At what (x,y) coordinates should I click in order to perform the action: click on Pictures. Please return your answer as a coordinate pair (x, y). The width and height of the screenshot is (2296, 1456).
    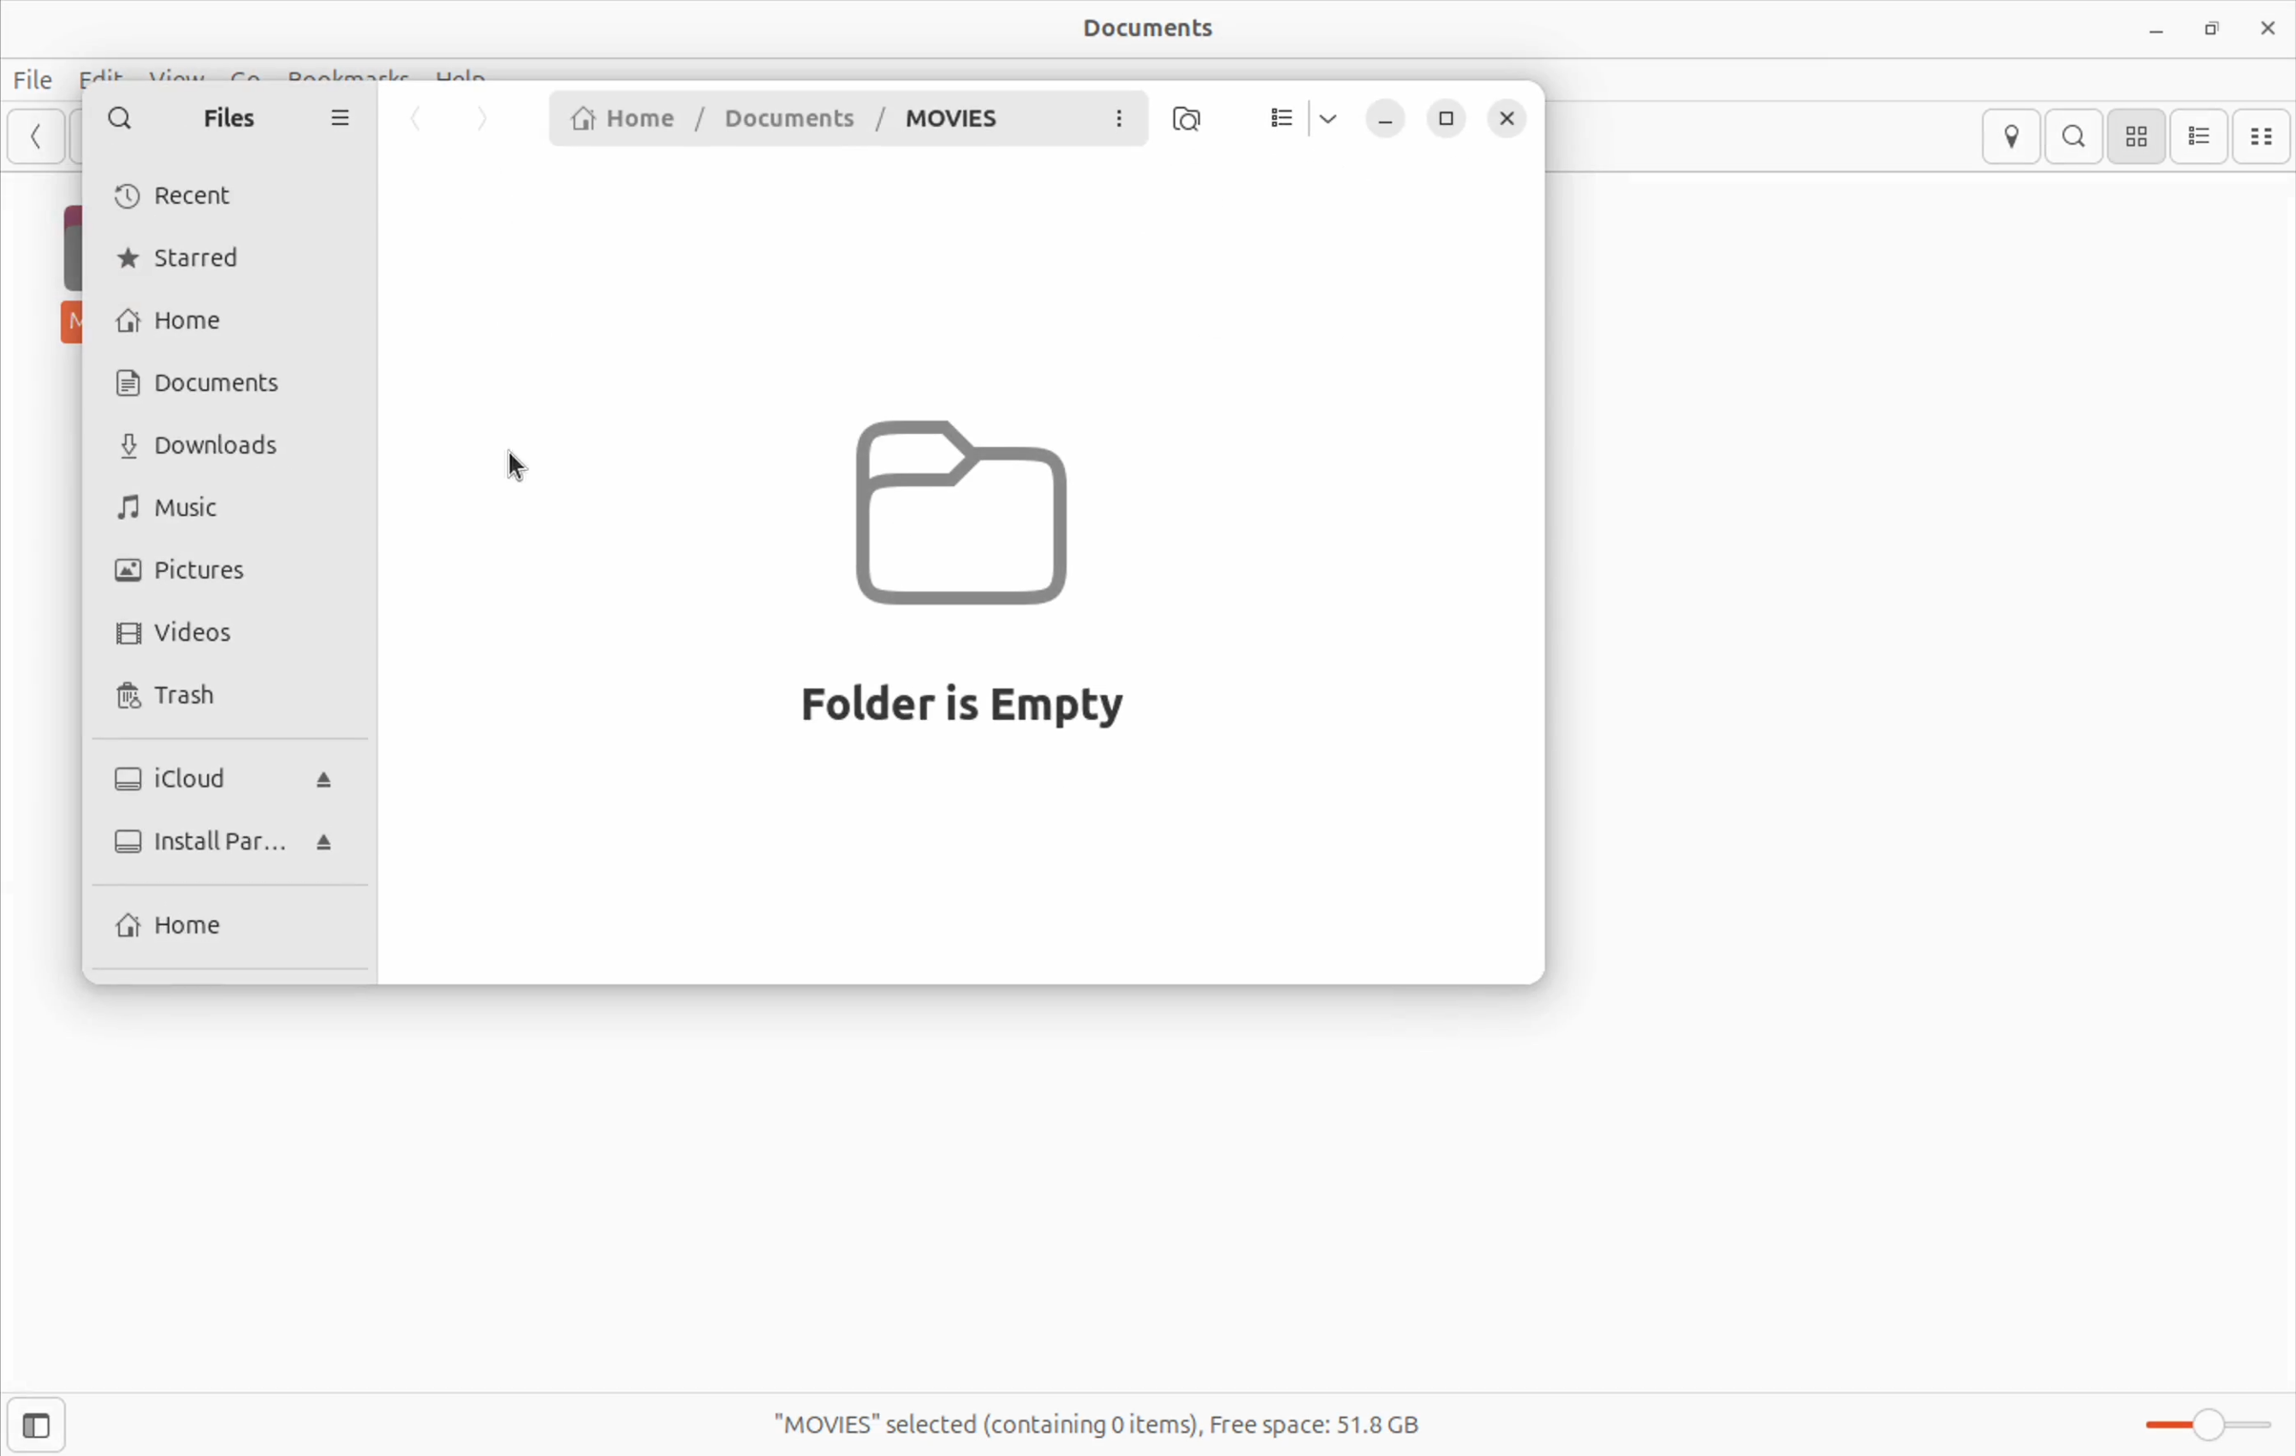
    Looking at the image, I should click on (192, 570).